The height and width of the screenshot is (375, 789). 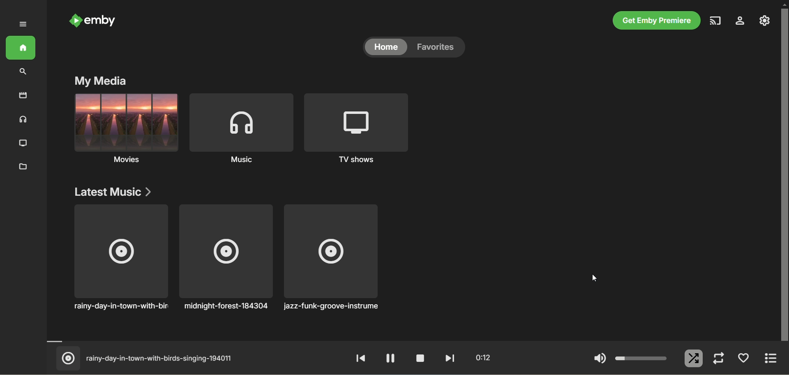 I want to click on movies, so click(x=20, y=97).